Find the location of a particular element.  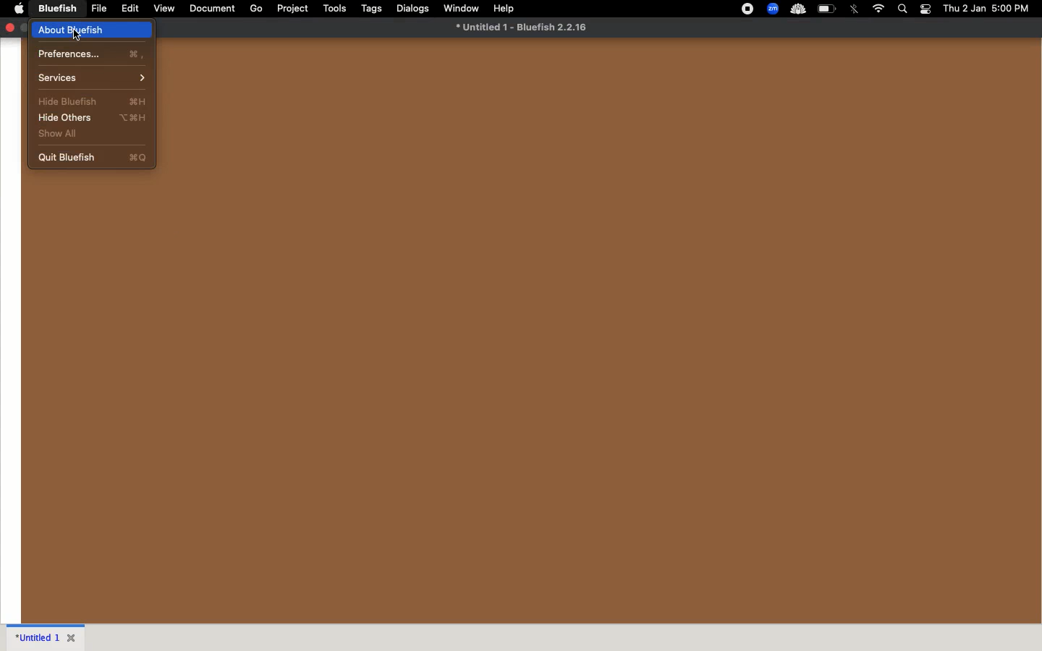

tags is located at coordinates (374, 9).